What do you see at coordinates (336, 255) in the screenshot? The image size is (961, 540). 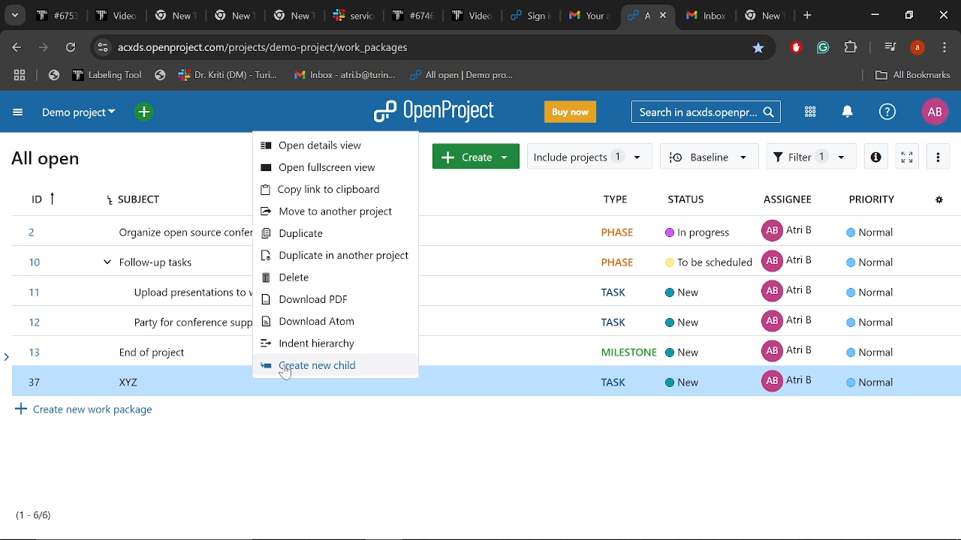 I see `Duplicate in another project` at bounding box center [336, 255].